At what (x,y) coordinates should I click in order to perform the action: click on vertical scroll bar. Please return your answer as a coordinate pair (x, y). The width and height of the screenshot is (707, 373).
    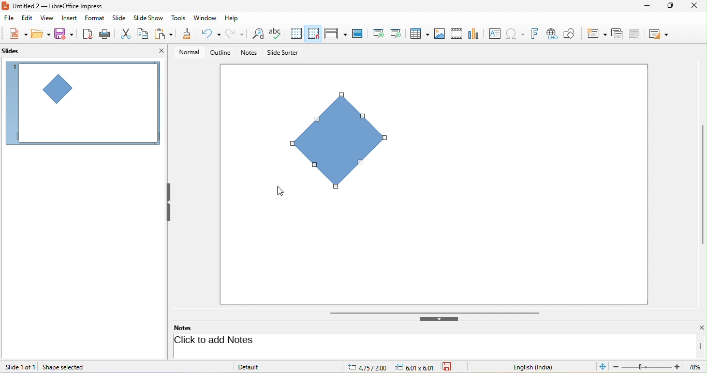
    Looking at the image, I should click on (702, 184).